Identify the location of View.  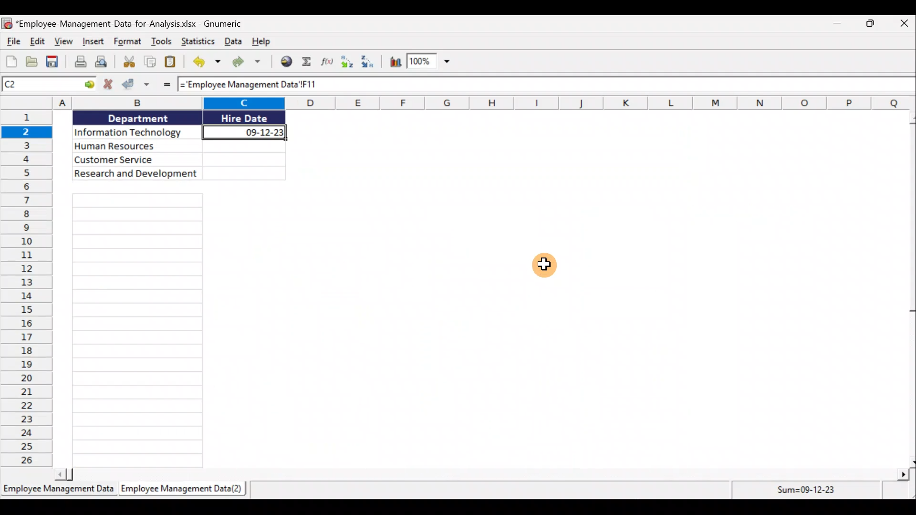
(65, 42).